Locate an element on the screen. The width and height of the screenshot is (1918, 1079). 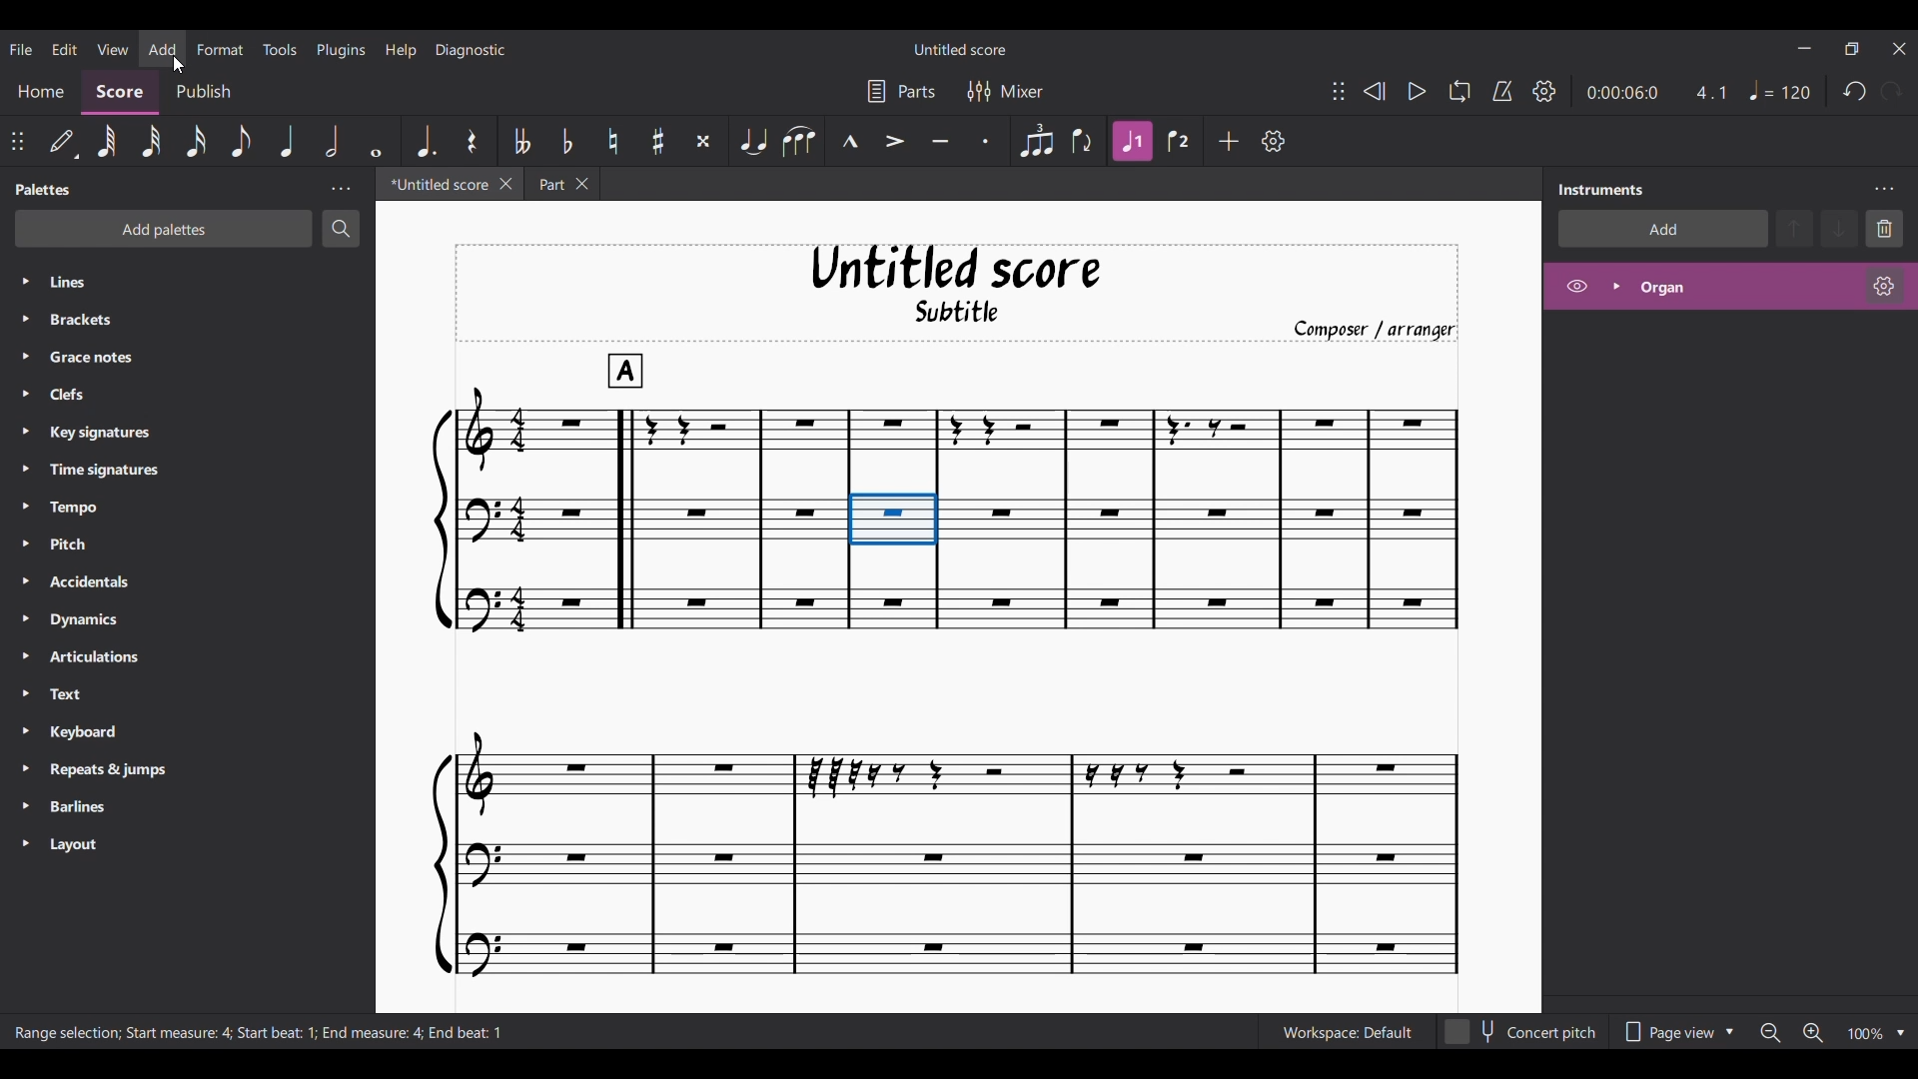
Toggle sharp is located at coordinates (657, 142).